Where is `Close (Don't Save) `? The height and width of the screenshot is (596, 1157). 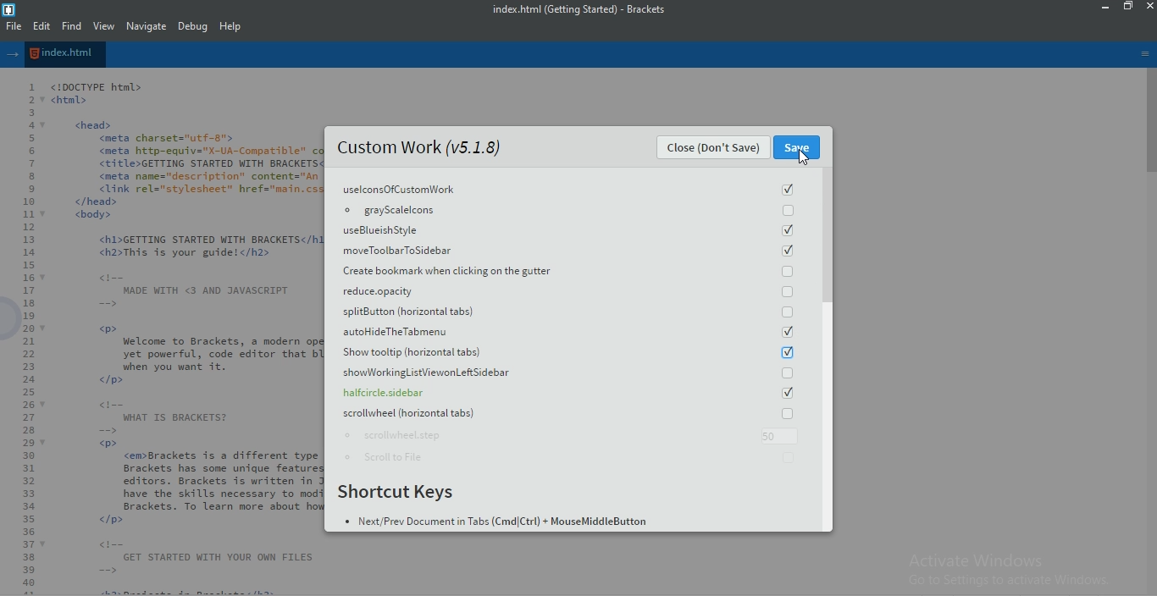
Close (Don't Save)  is located at coordinates (712, 147).